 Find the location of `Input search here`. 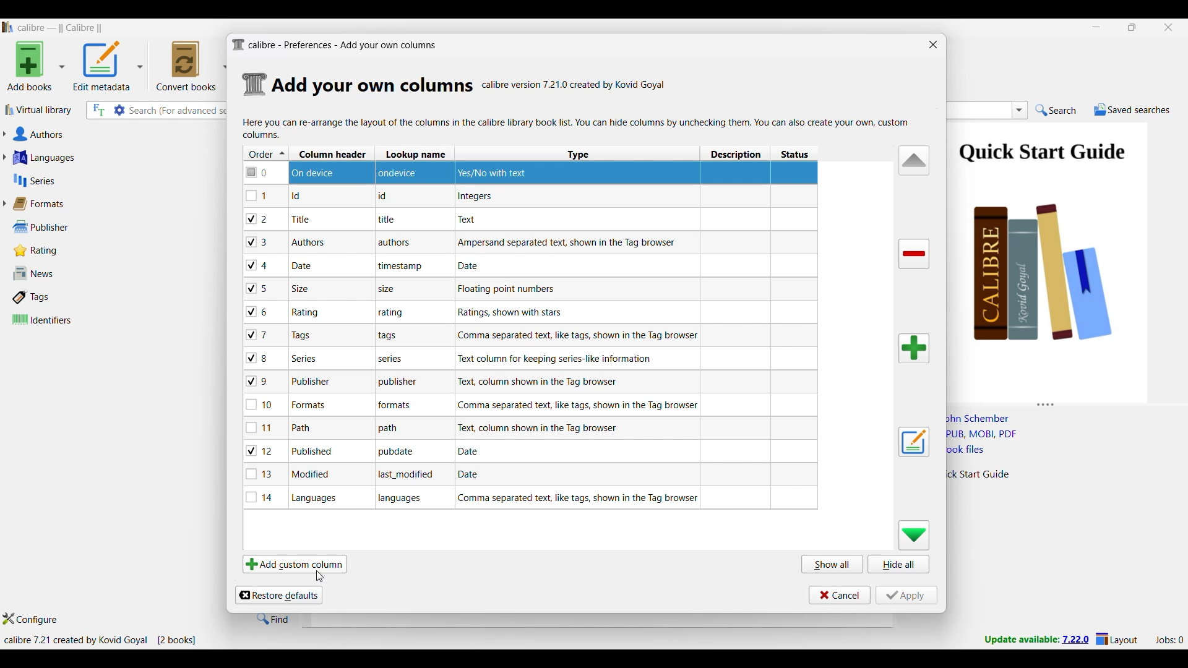

Input search here is located at coordinates (179, 111).